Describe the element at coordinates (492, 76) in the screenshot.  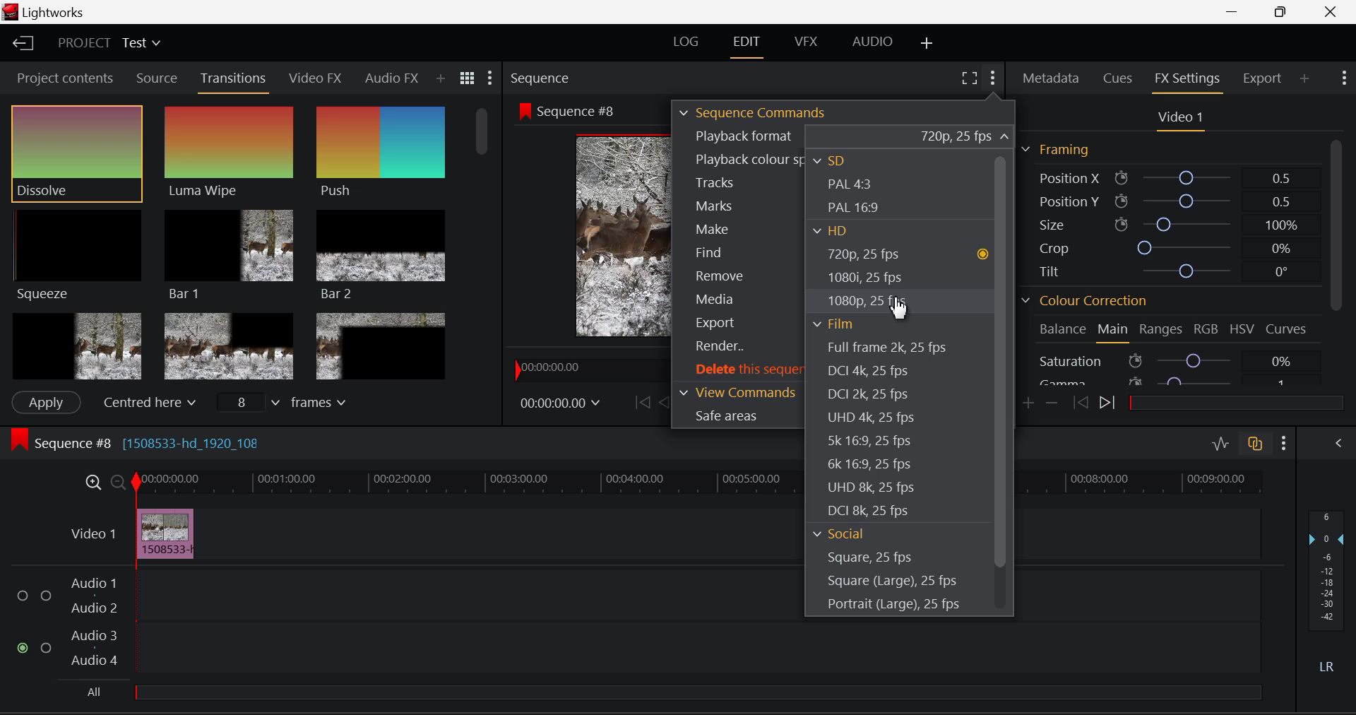
I see `Show Settings` at that location.